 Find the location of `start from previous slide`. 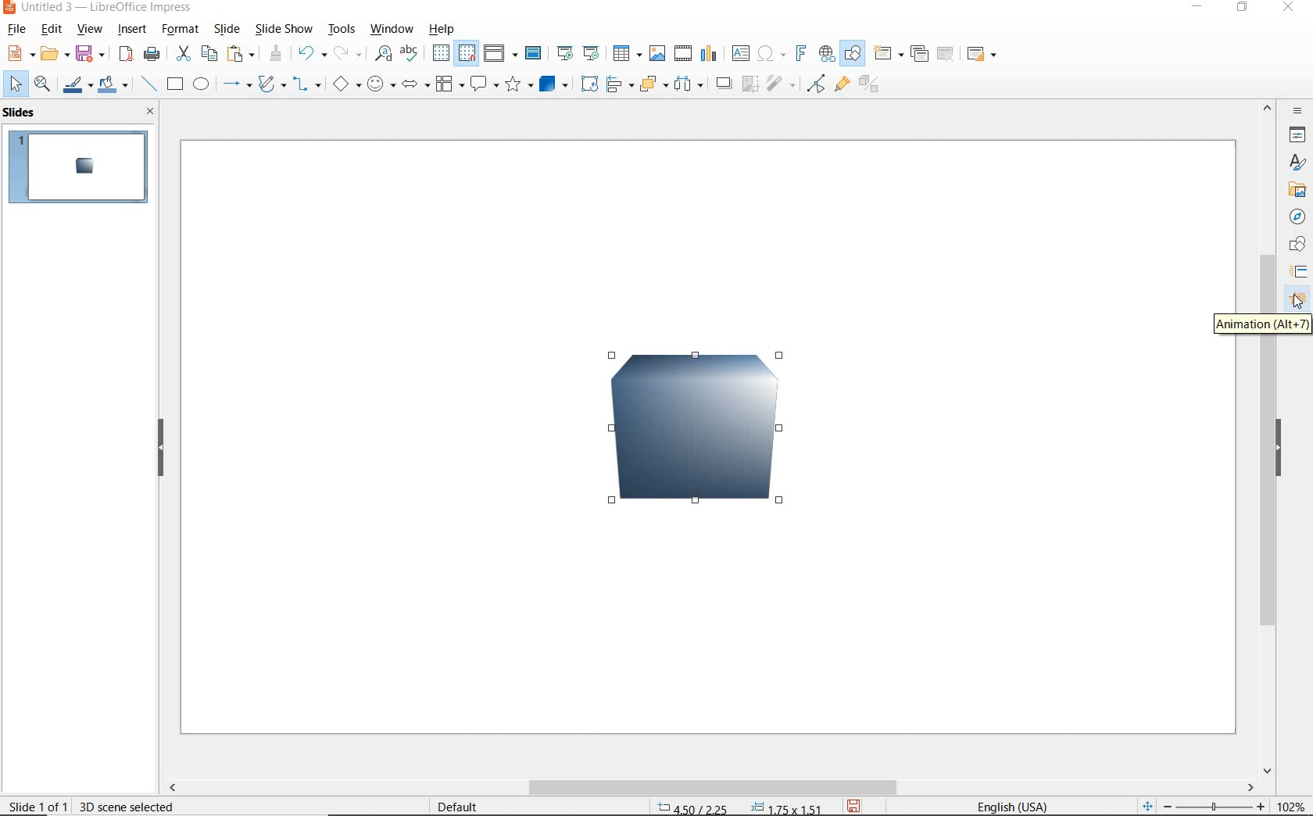

start from previous slide is located at coordinates (564, 52).